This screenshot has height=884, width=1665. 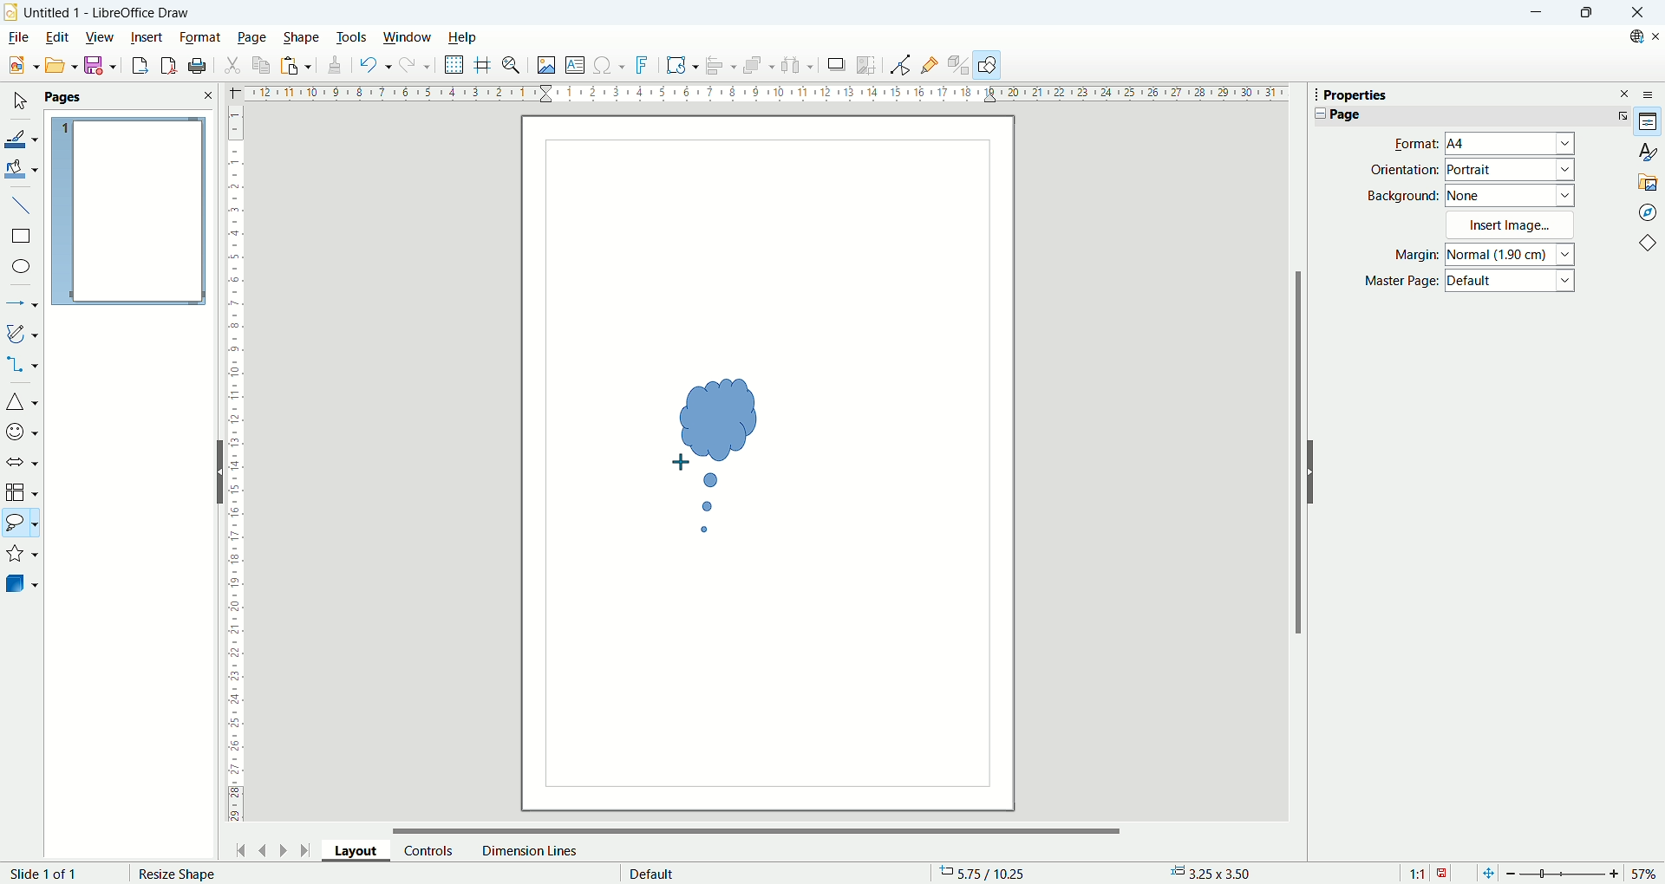 I want to click on curves and polygon, so click(x=23, y=334).